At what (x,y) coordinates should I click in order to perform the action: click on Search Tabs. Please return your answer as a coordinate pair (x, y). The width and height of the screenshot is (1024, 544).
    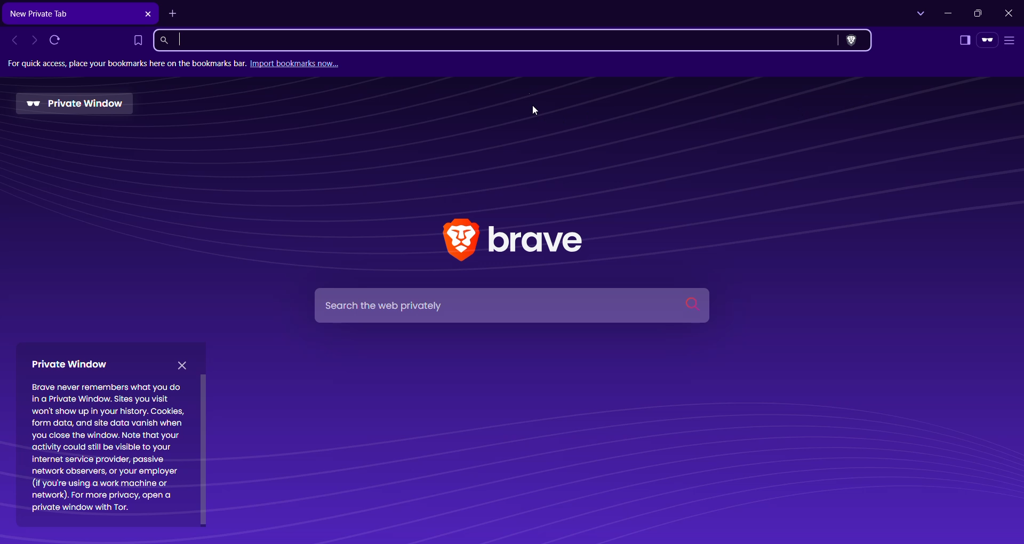
    Looking at the image, I should click on (920, 12).